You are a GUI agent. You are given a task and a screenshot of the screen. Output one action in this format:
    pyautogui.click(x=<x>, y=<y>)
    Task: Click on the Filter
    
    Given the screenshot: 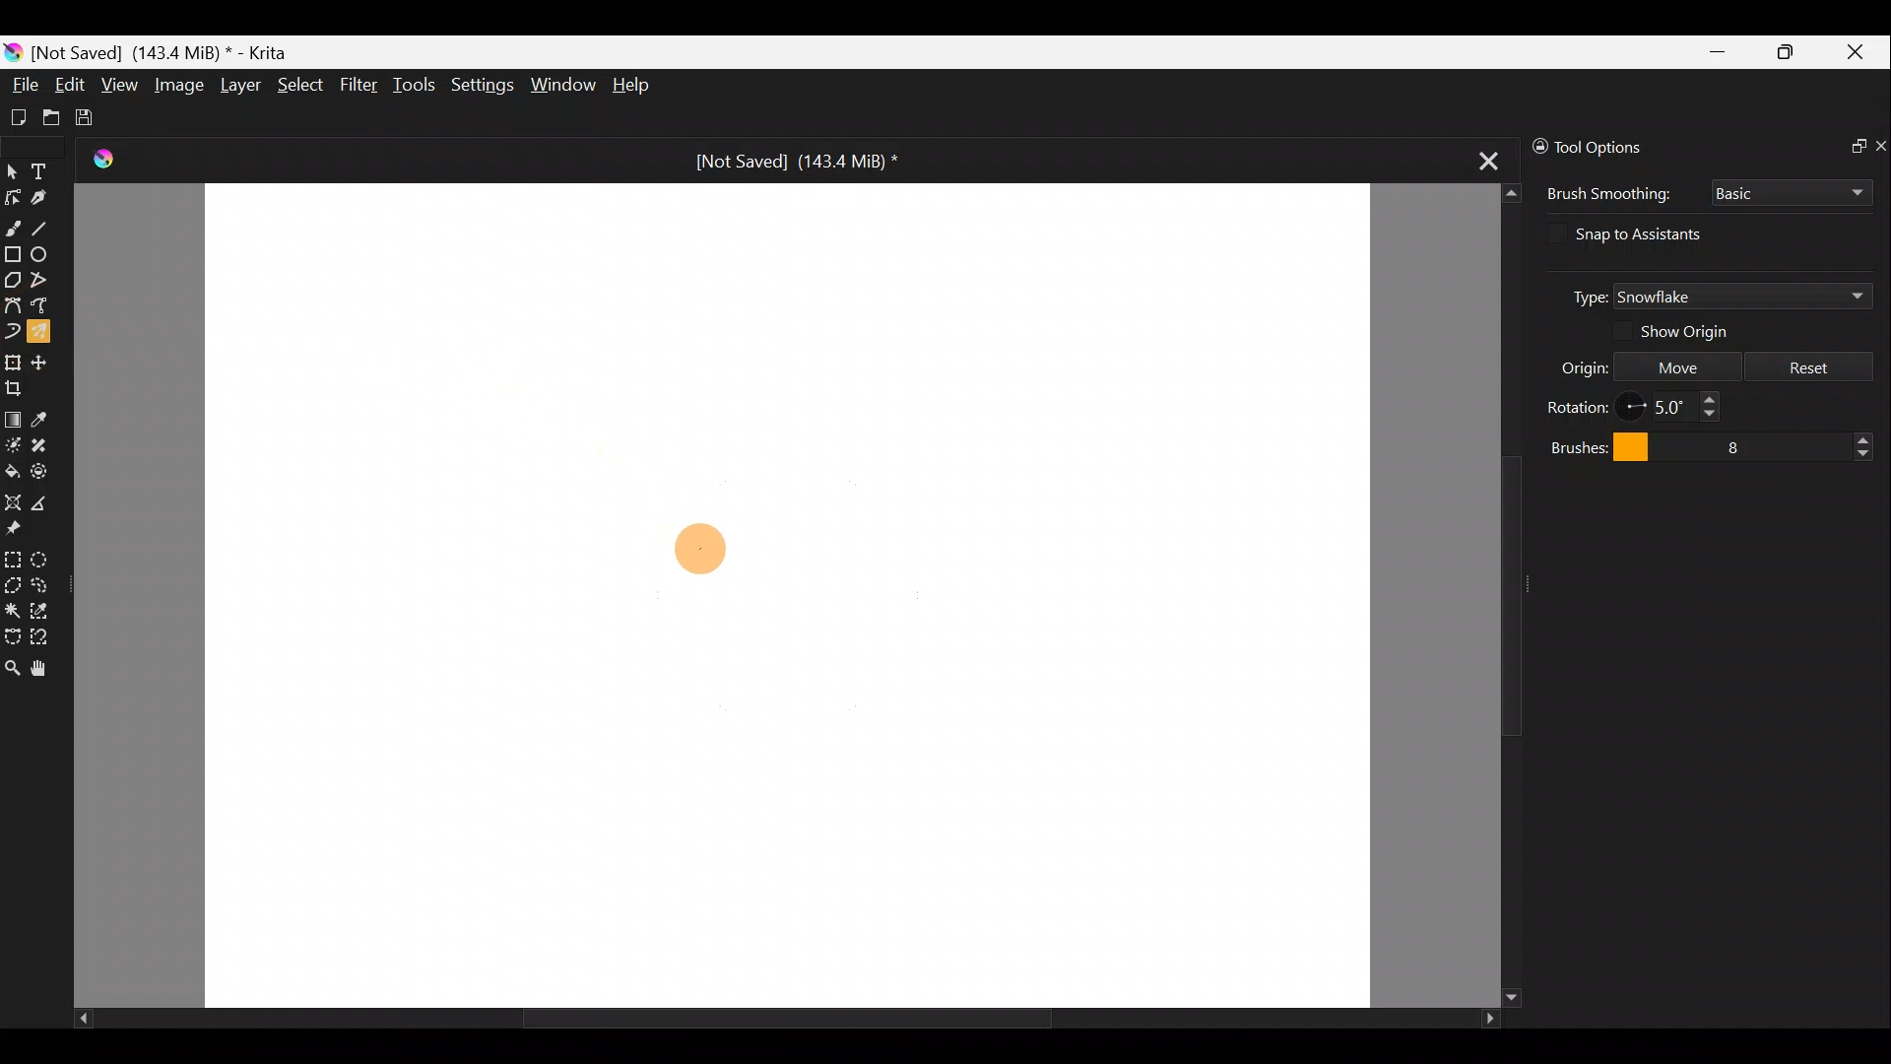 What is the action you would take?
    pyautogui.click(x=362, y=86)
    